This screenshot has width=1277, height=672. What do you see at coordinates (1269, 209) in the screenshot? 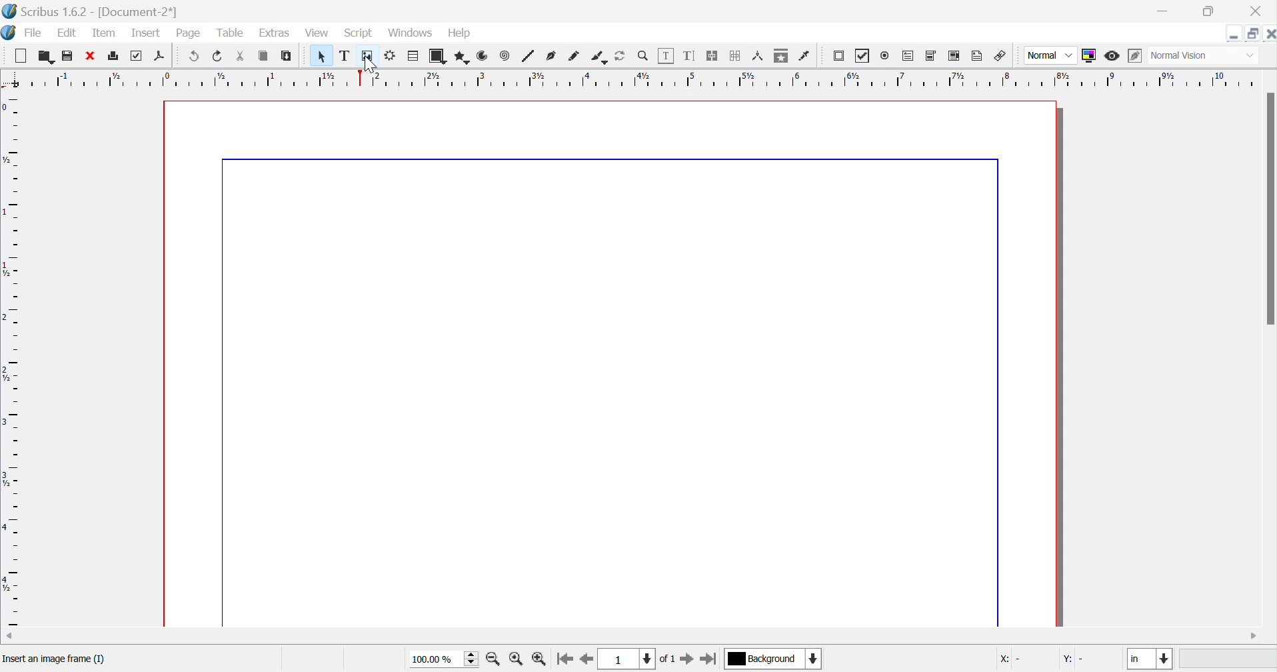
I see `scroll bar` at bounding box center [1269, 209].